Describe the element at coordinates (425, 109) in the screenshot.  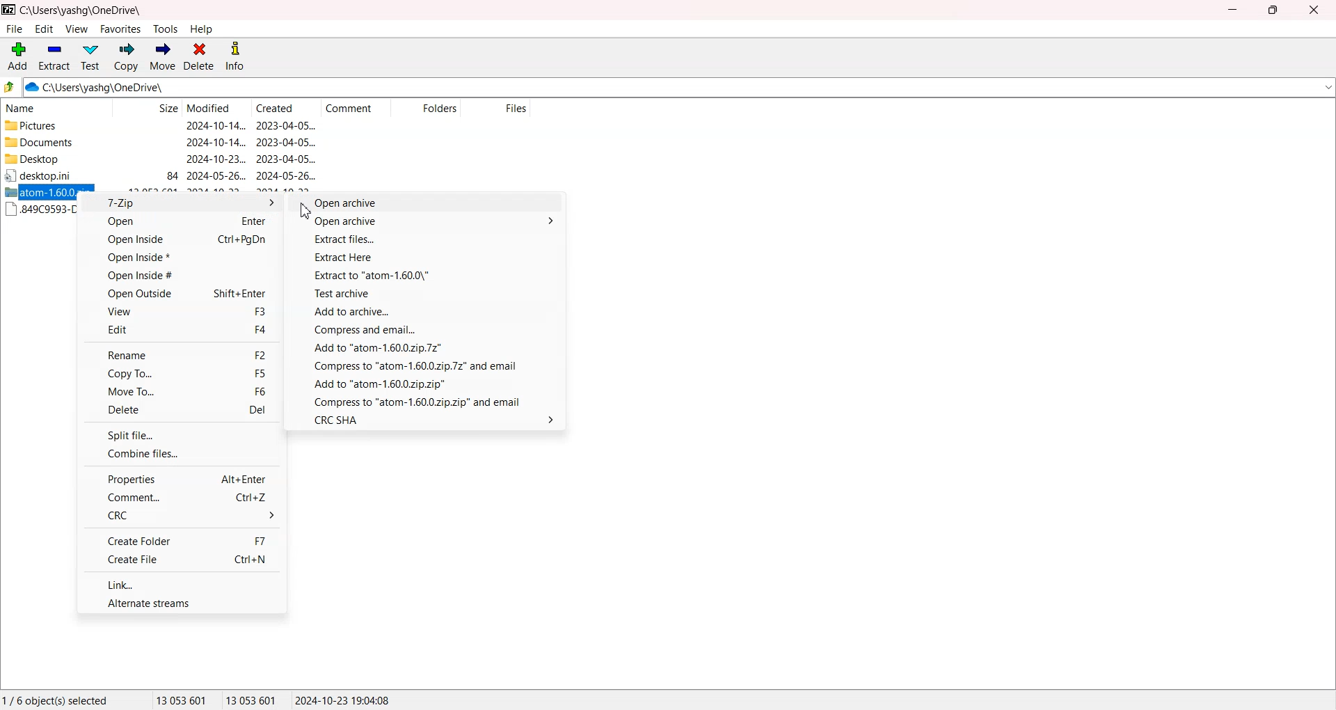
I see `Folders` at that location.